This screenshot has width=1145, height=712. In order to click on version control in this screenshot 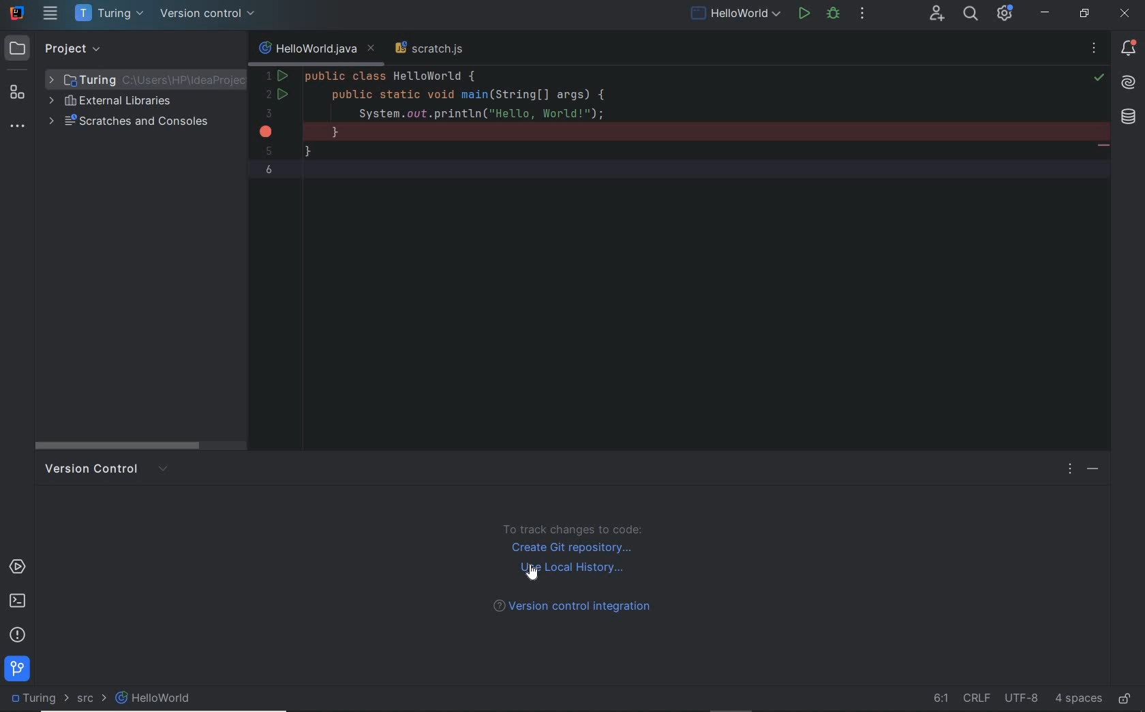, I will do `click(209, 15)`.